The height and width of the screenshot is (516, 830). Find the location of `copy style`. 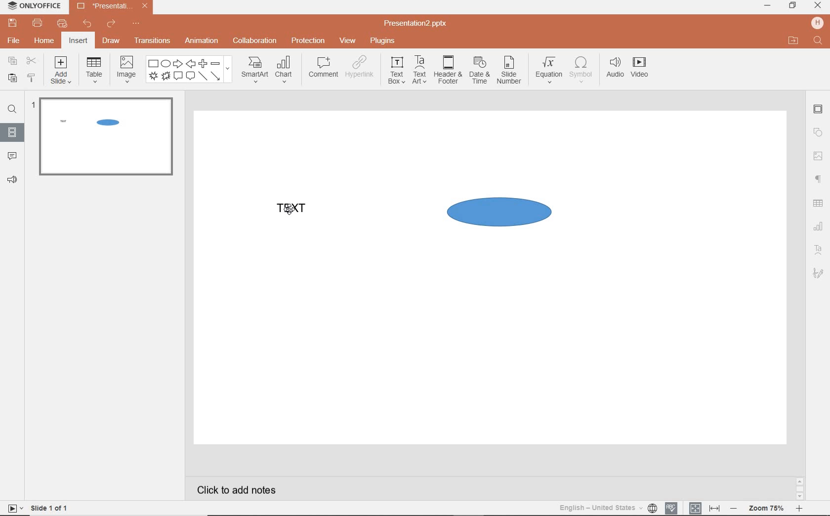

copy style is located at coordinates (31, 78).